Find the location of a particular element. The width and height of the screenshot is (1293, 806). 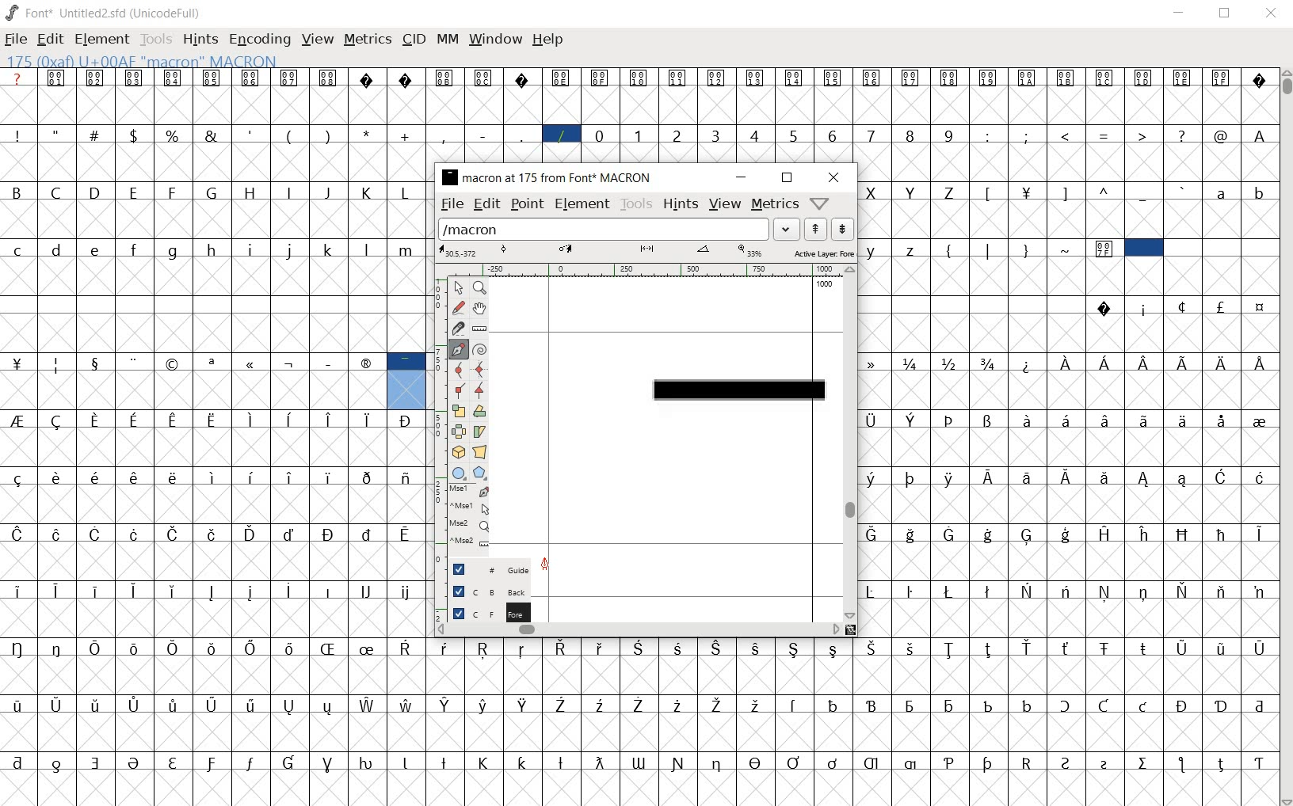

Symbol is located at coordinates (59, 364).